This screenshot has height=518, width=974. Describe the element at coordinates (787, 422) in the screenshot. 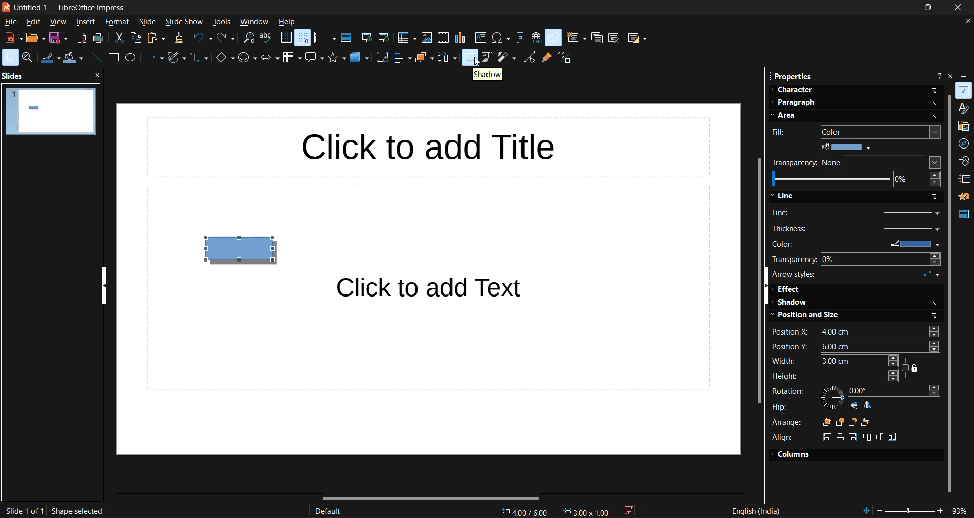

I see `arrange` at that location.